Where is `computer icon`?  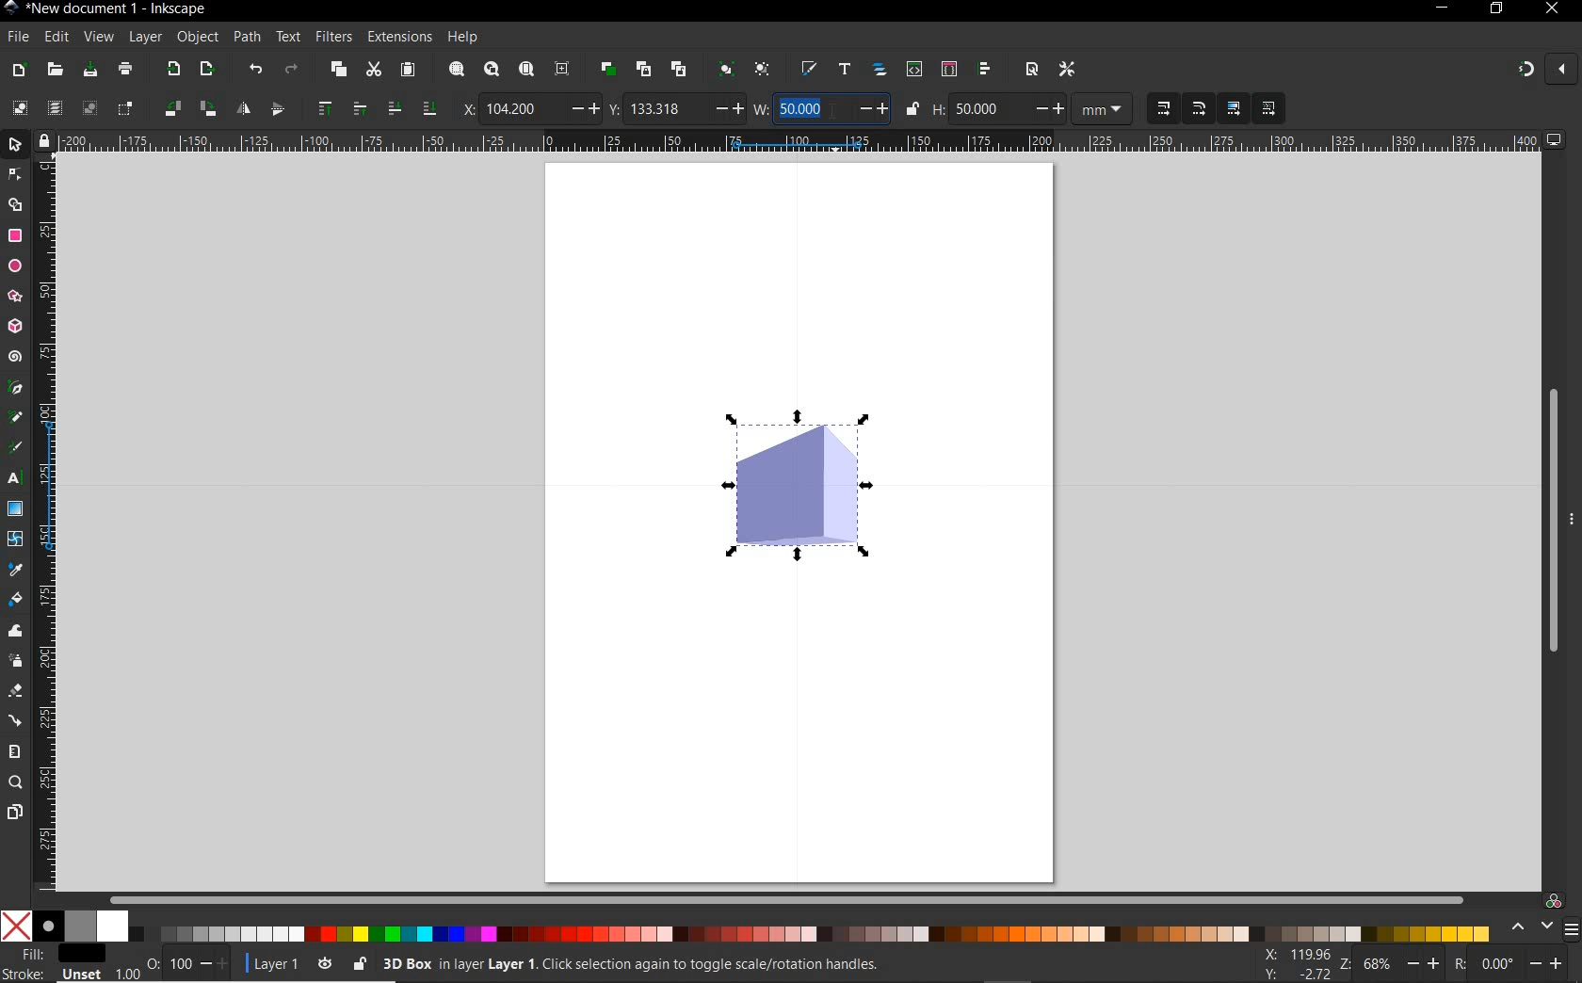 computer icon is located at coordinates (1557, 140).